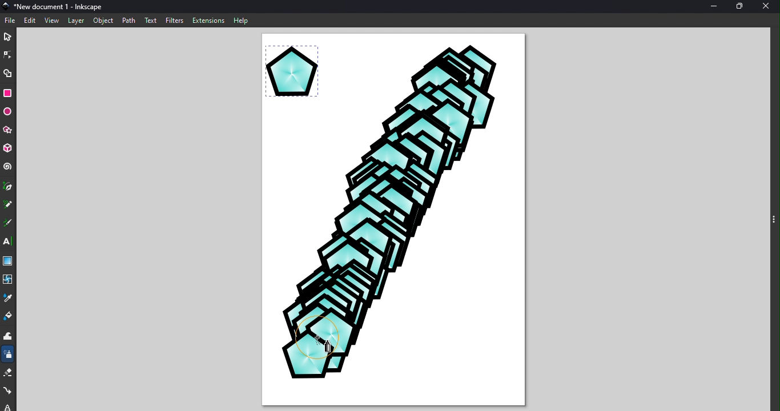 This screenshot has height=411, width=780. I want to click on Help, so click(241, 20).